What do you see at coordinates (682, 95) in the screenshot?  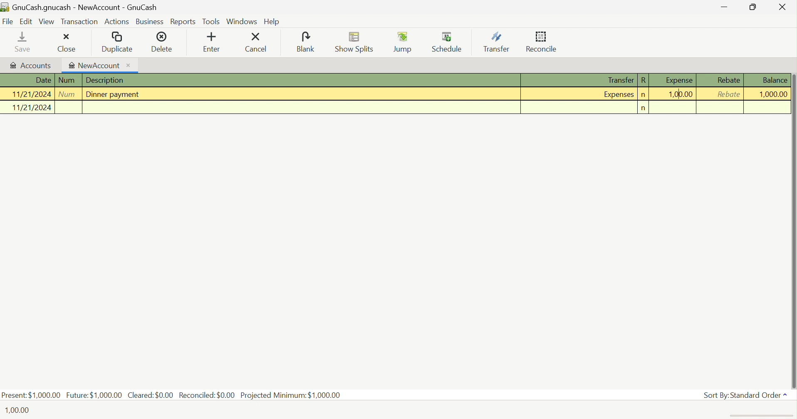 I see `1,00,00` at bounding box center [682, 95].